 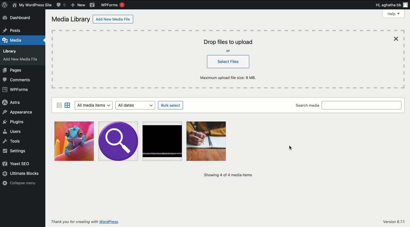 I want to click on Image added, so click(x=74, y=141).